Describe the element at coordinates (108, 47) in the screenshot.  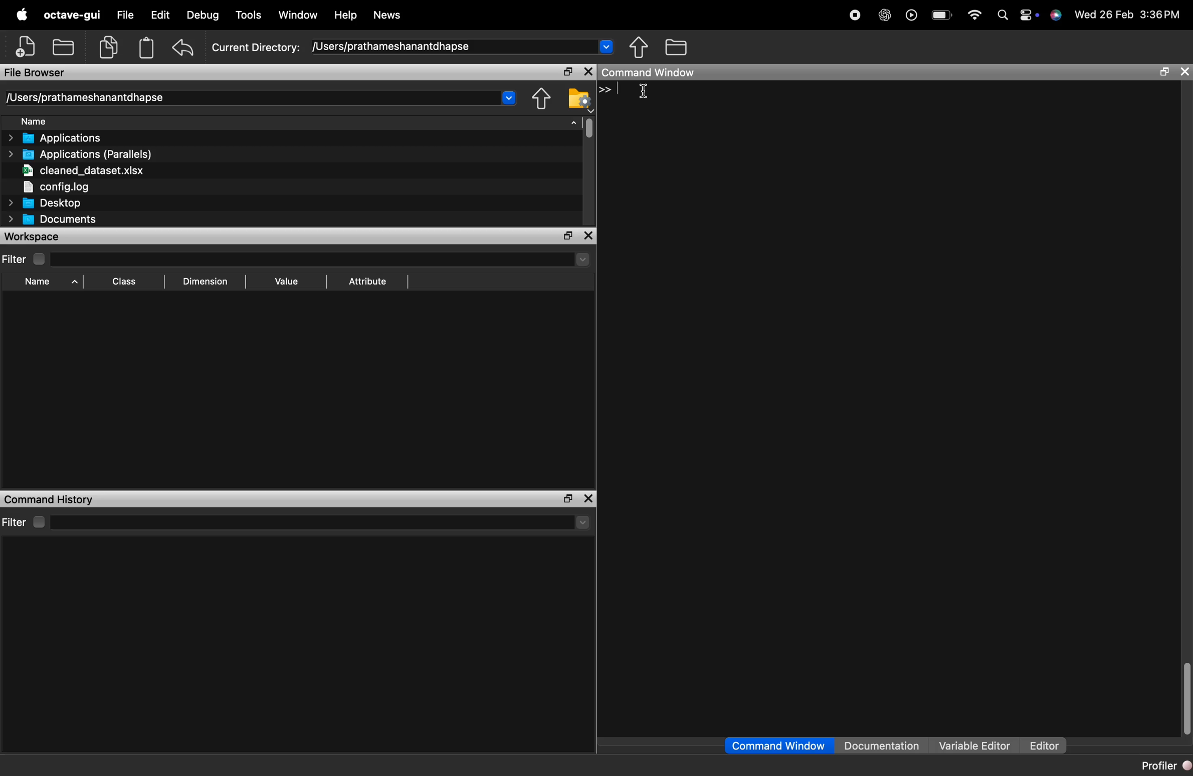
I see `copy` at that location.